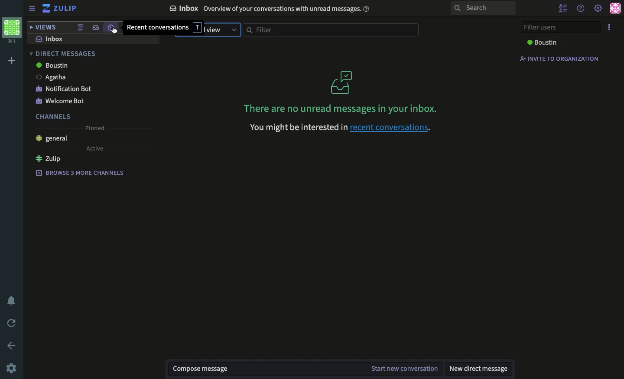 This screenshot has height=379, width=624. What do you see at coordinates (49, 39) in the screenshot?
I see `inbox` at bounding box center [49, 39].